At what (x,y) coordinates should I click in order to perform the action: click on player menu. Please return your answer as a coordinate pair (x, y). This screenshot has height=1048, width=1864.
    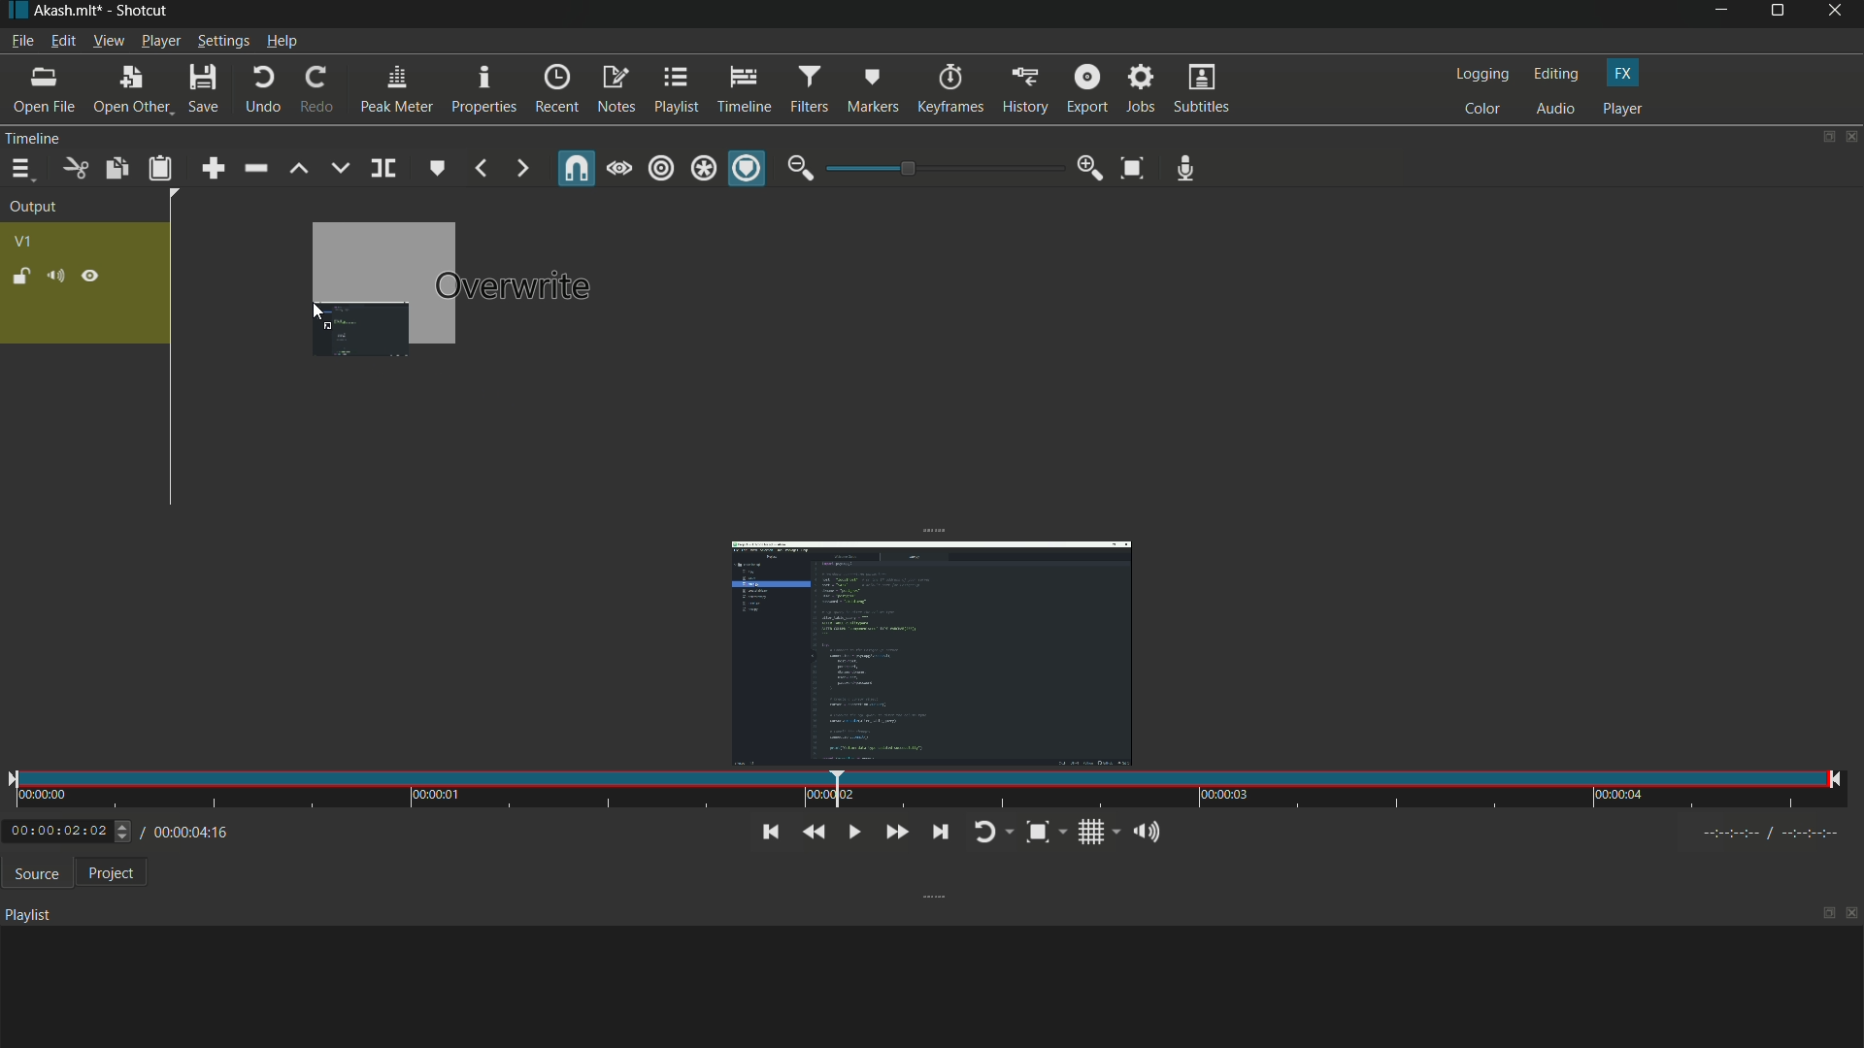
    Looking at the image, I should click on (161, 40).